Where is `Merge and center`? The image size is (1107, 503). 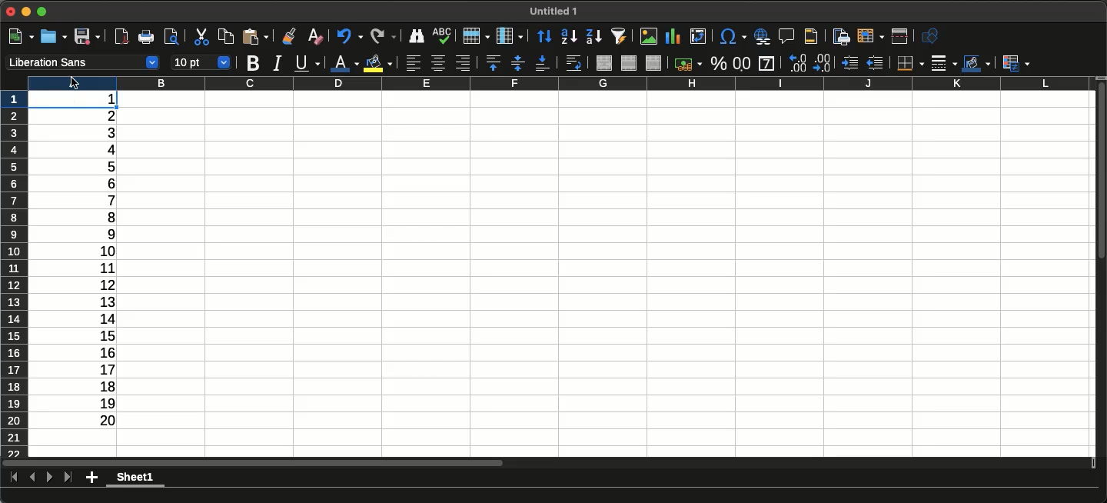 Merge and center is located at coordinates (604, 64).